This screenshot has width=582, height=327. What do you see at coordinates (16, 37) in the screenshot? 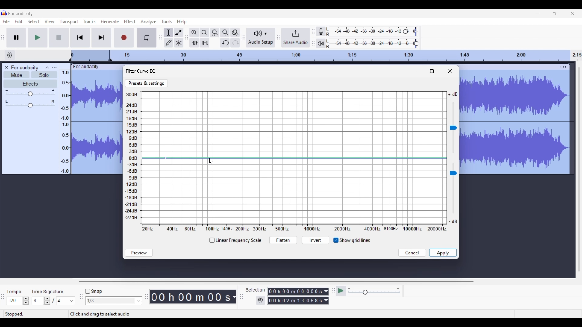
I see `Pause` at bounding box center [16, 37].